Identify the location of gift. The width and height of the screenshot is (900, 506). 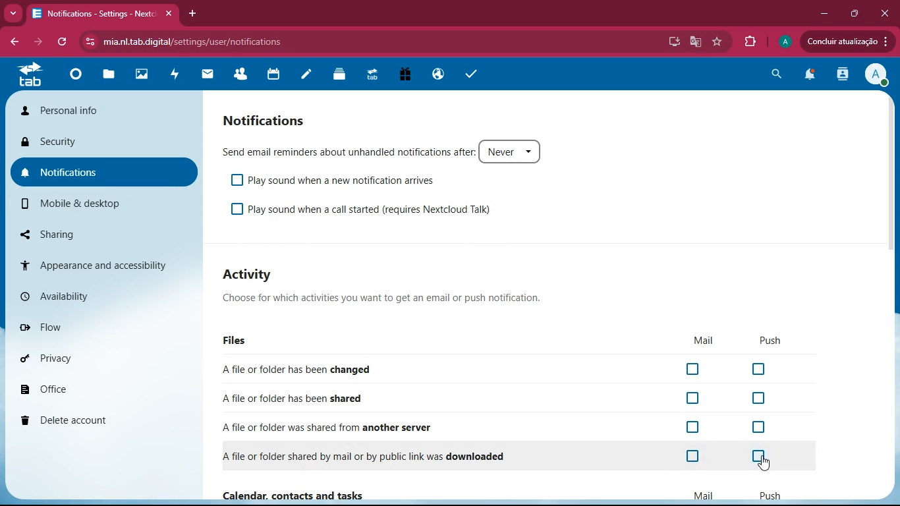
(401, 76).